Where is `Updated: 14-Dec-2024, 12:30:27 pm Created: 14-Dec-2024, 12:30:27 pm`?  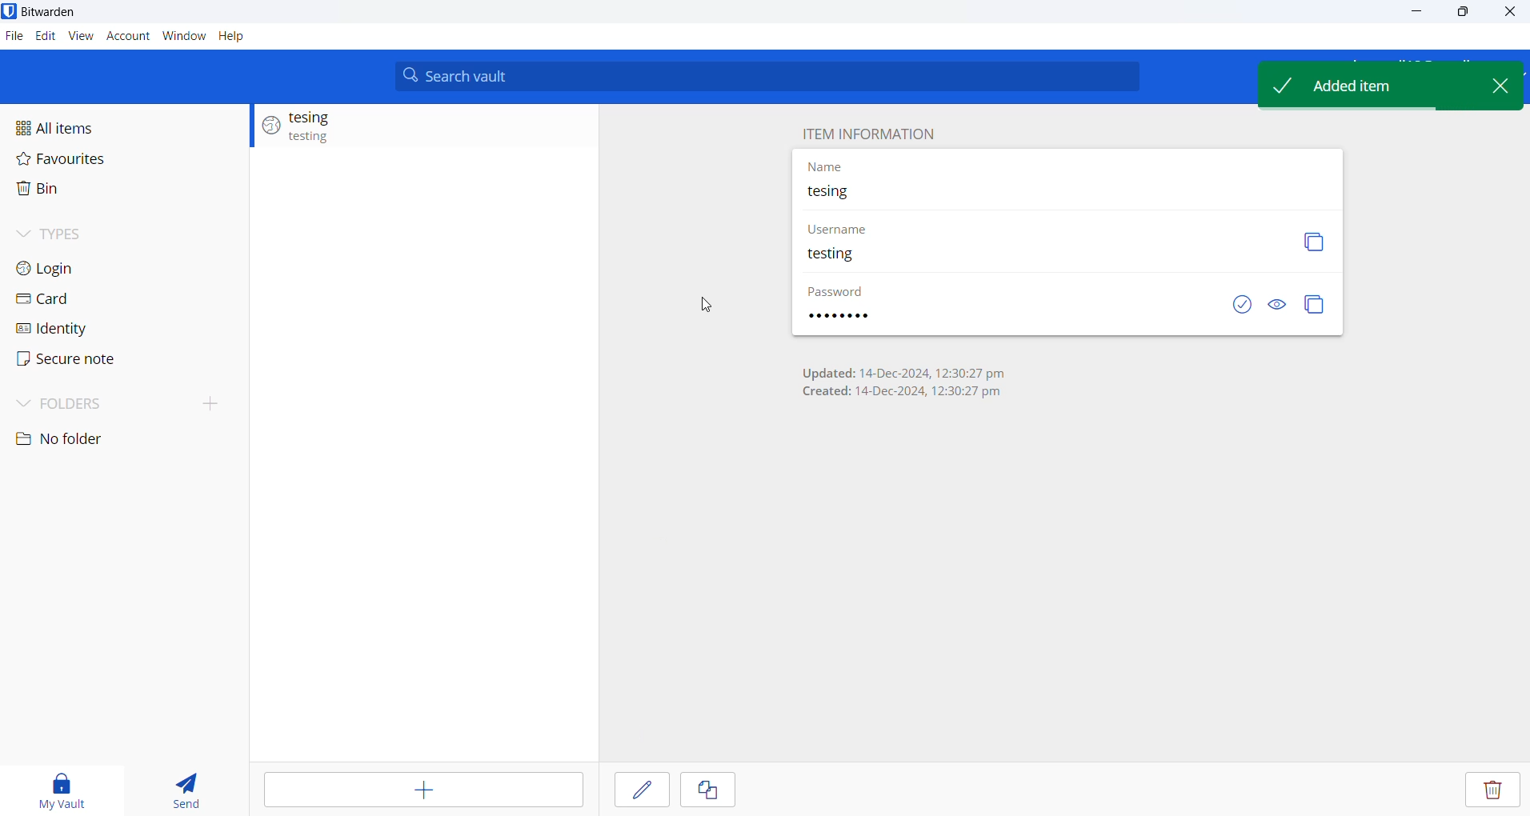 Updated: 14-Dec-2024, 12:30:27 pm Created: 14-Dec-2024, 12:30:27 pm is located at coordinates (903, 386).